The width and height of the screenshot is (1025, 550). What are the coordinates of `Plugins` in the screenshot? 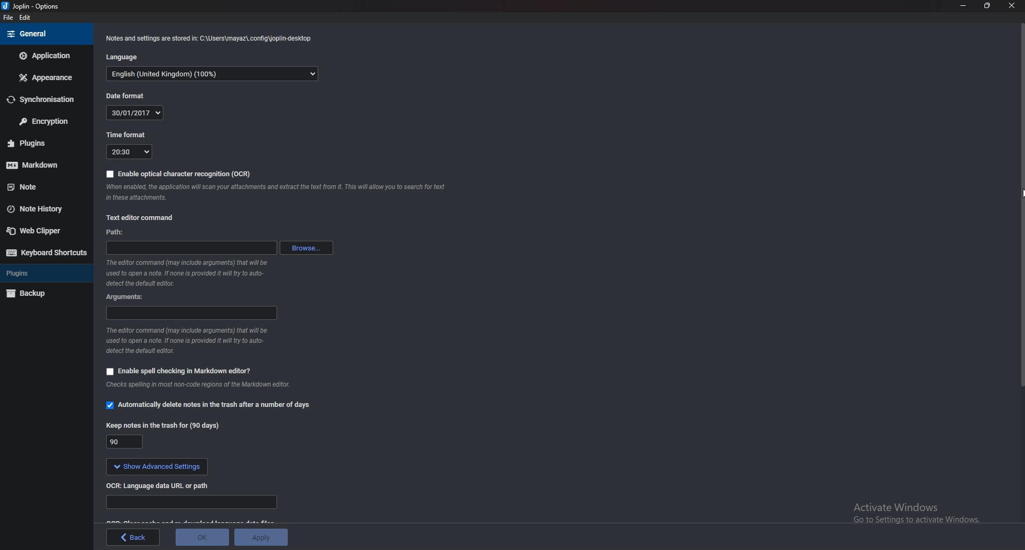 It's located at (39, 273).